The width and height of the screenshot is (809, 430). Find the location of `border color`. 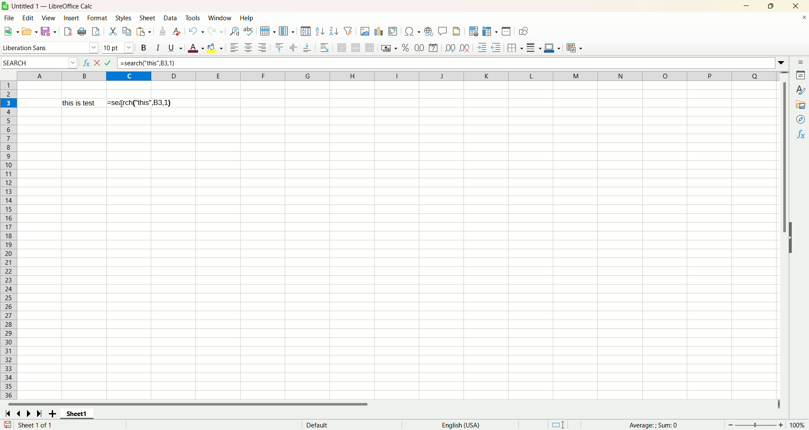

border color is located at coordinates (552, 47).